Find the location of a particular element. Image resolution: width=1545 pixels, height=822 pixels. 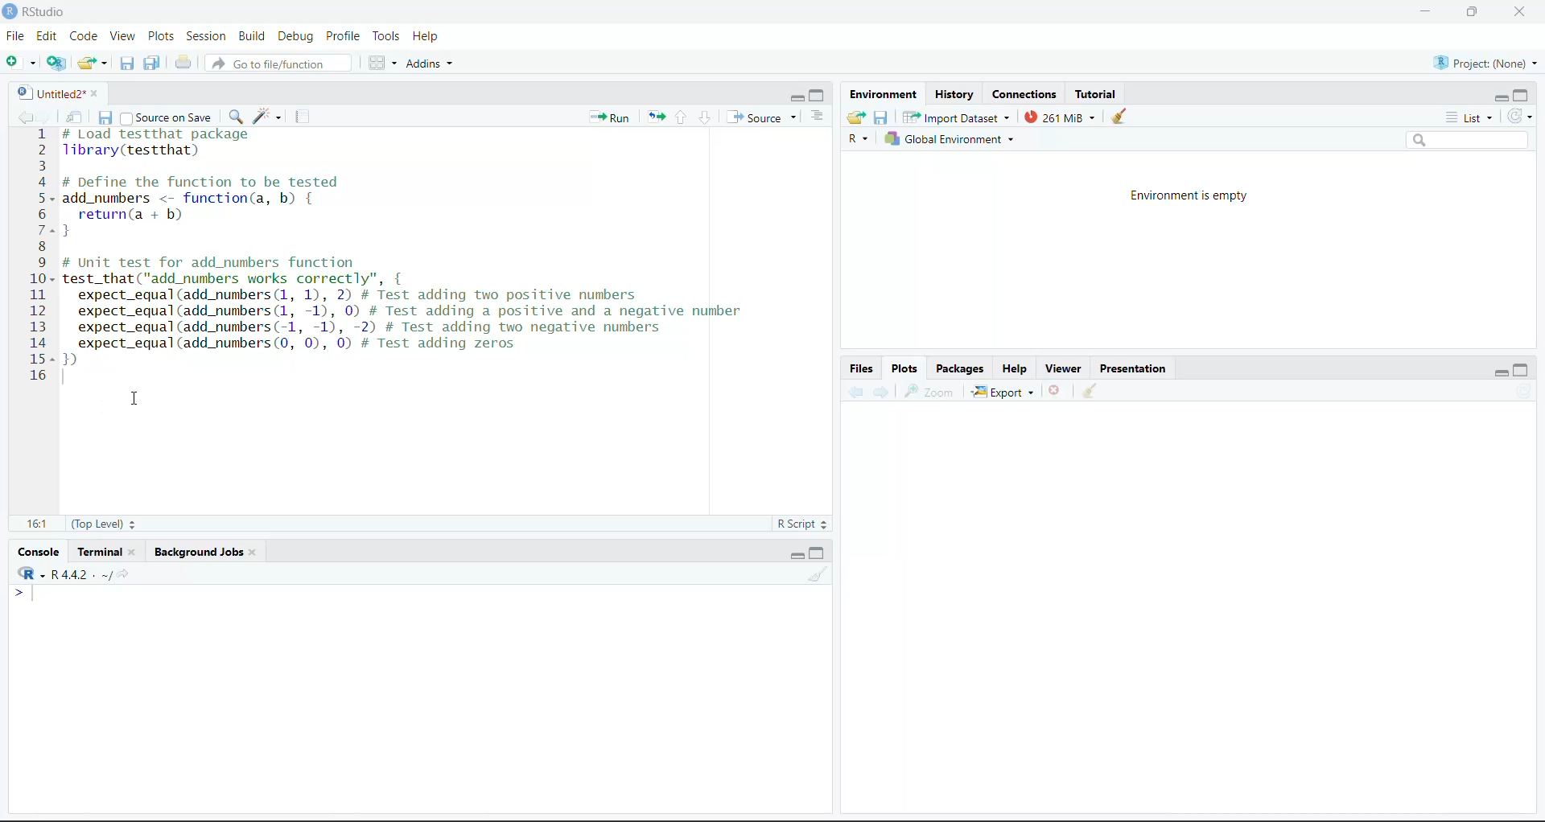

cursor is located at coordinates (134, 399).